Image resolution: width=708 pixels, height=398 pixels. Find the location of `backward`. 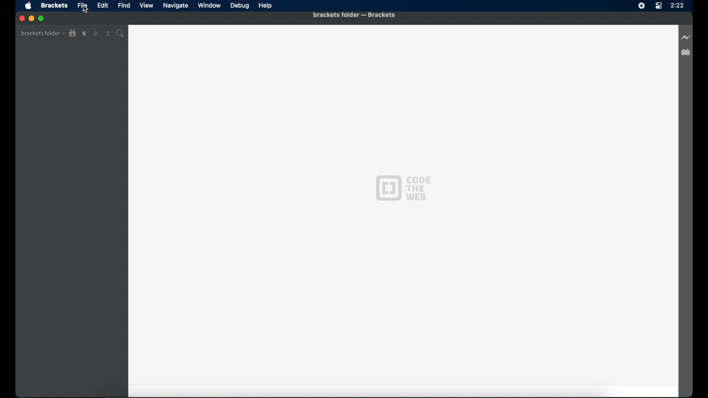

backward is located at coordinates (84, 34).